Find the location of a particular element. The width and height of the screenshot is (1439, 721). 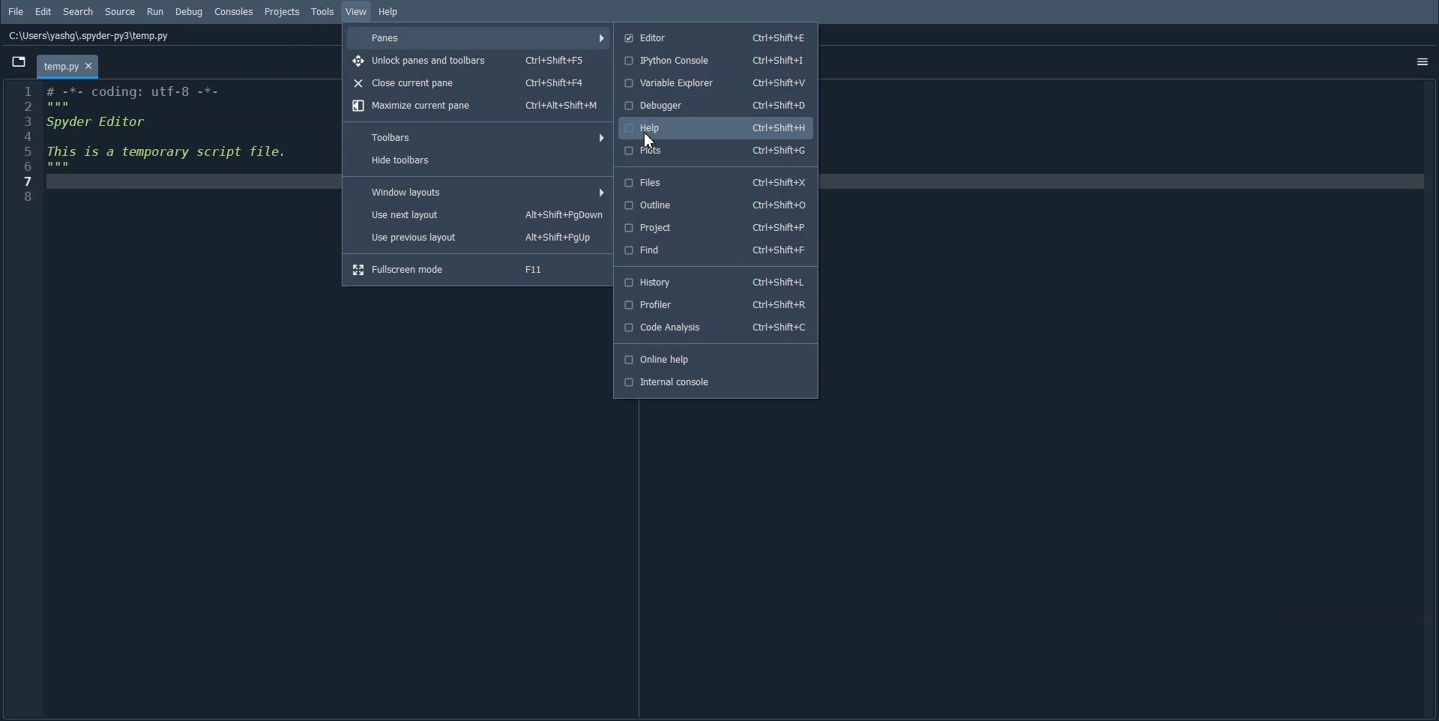

File is located at coordinates (16, 11).